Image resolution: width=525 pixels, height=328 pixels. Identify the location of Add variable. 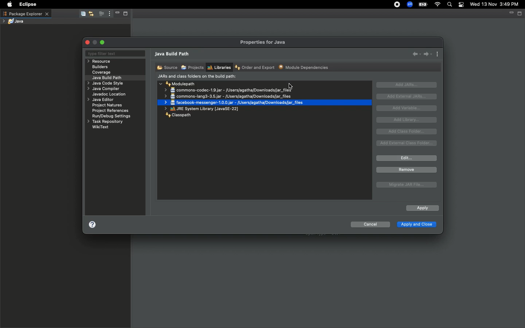
(408, 108).